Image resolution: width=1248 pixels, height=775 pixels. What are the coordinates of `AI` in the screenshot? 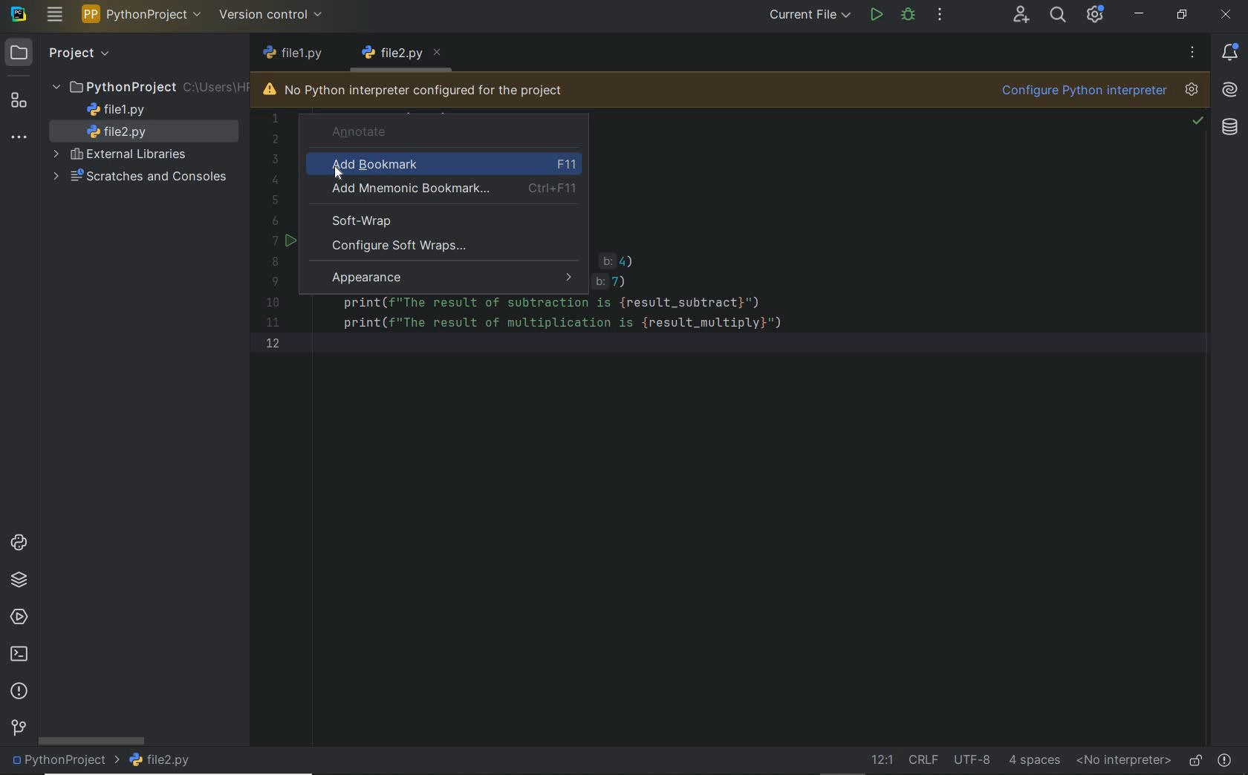 It's located at (1230, 91).